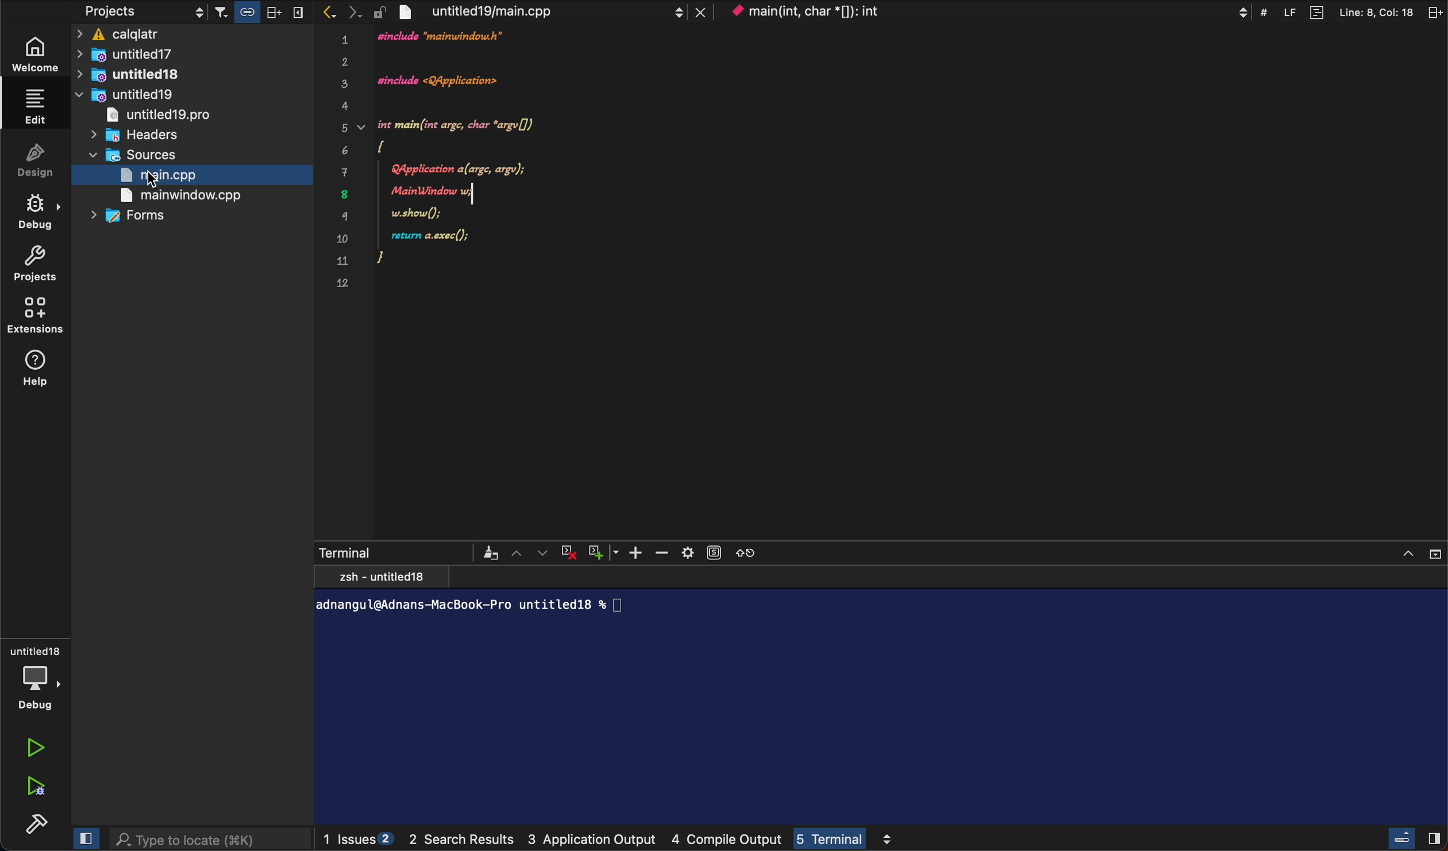  What do you see at coordinates (262, 12) in the screenshot?
I see `` at bounding box center [262, 12].